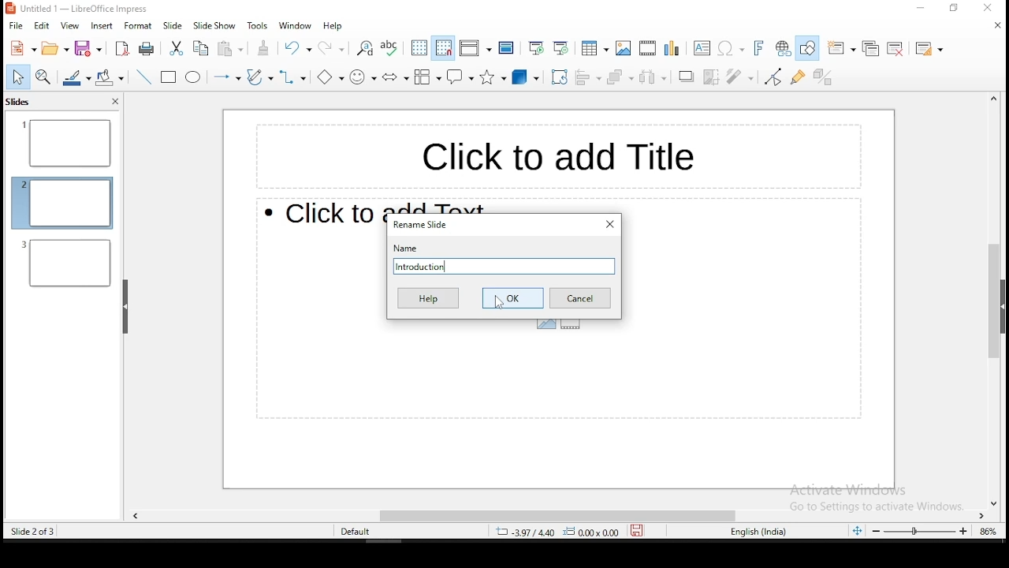 The width and height of the screenshot is (1009, 568). Describe the element at coordinates (419, 49) in the screenshot. I see `display grid` at that location.